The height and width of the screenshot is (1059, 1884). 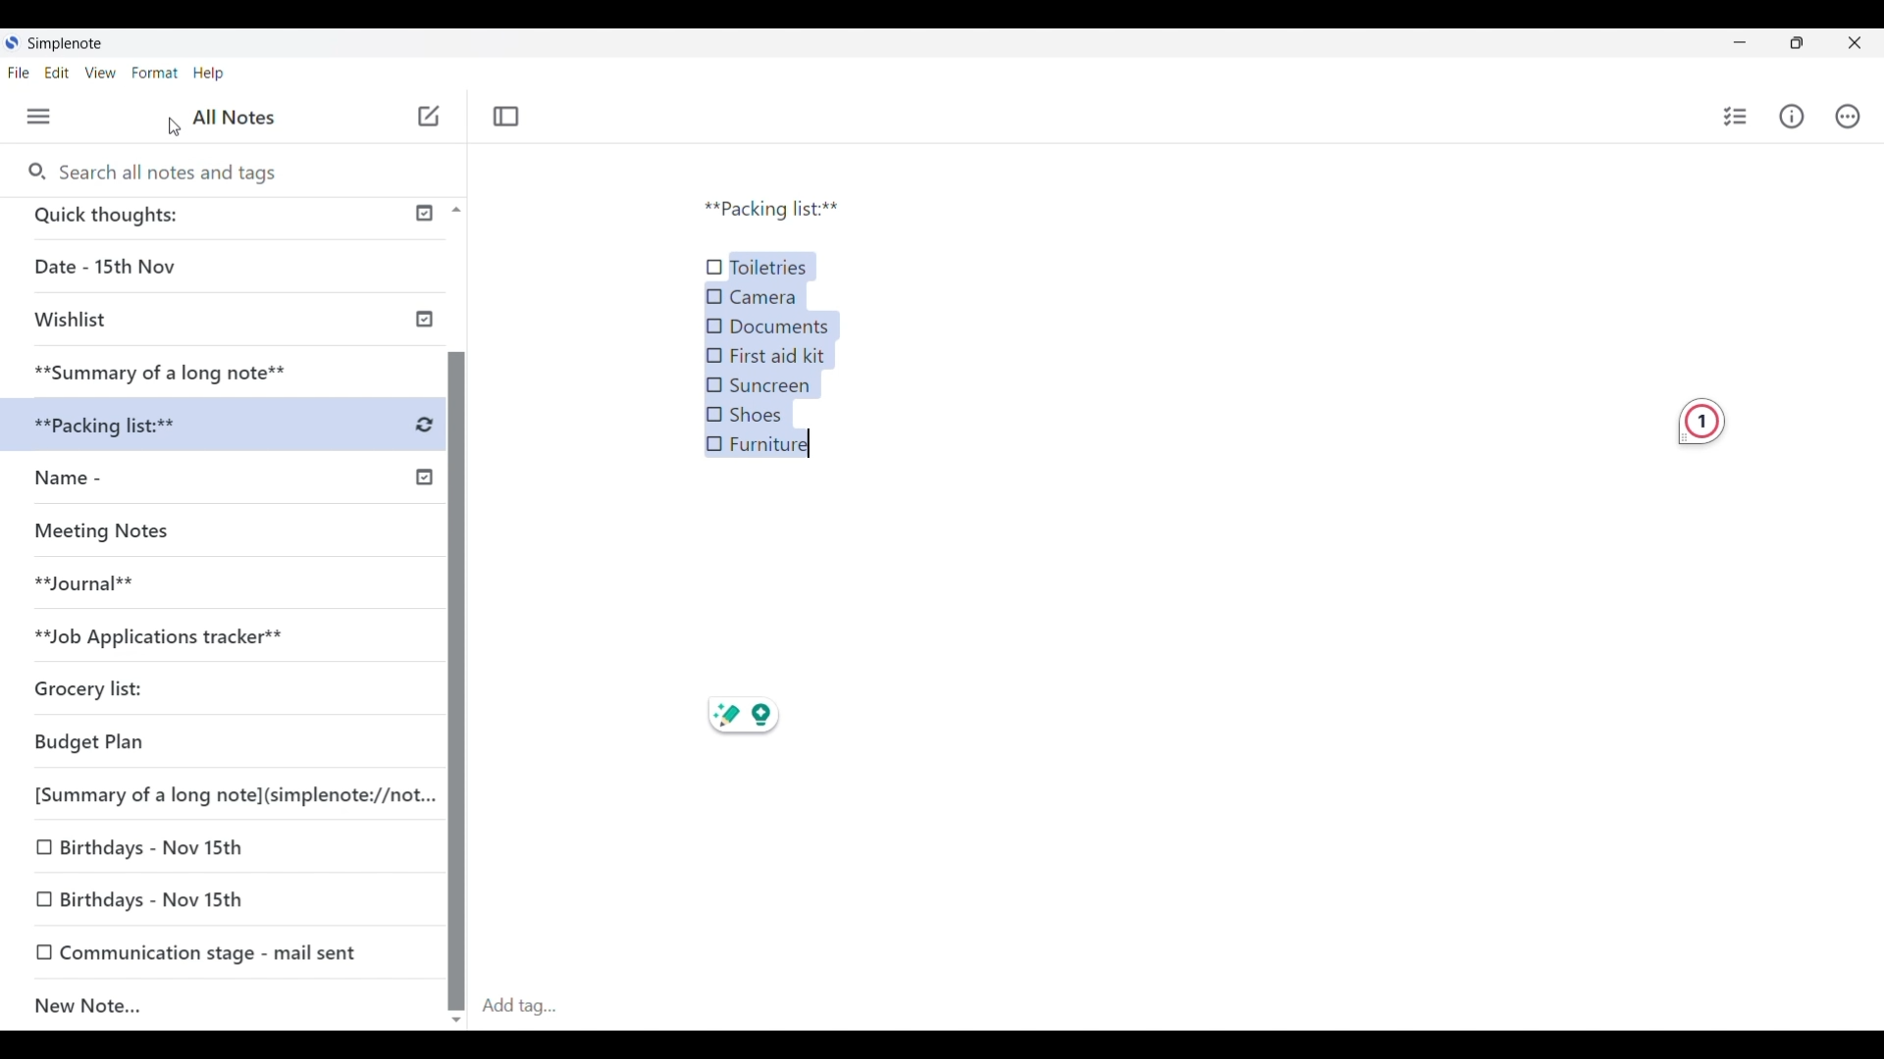 I want to click on Grocery list, so click(x=172, y=683).